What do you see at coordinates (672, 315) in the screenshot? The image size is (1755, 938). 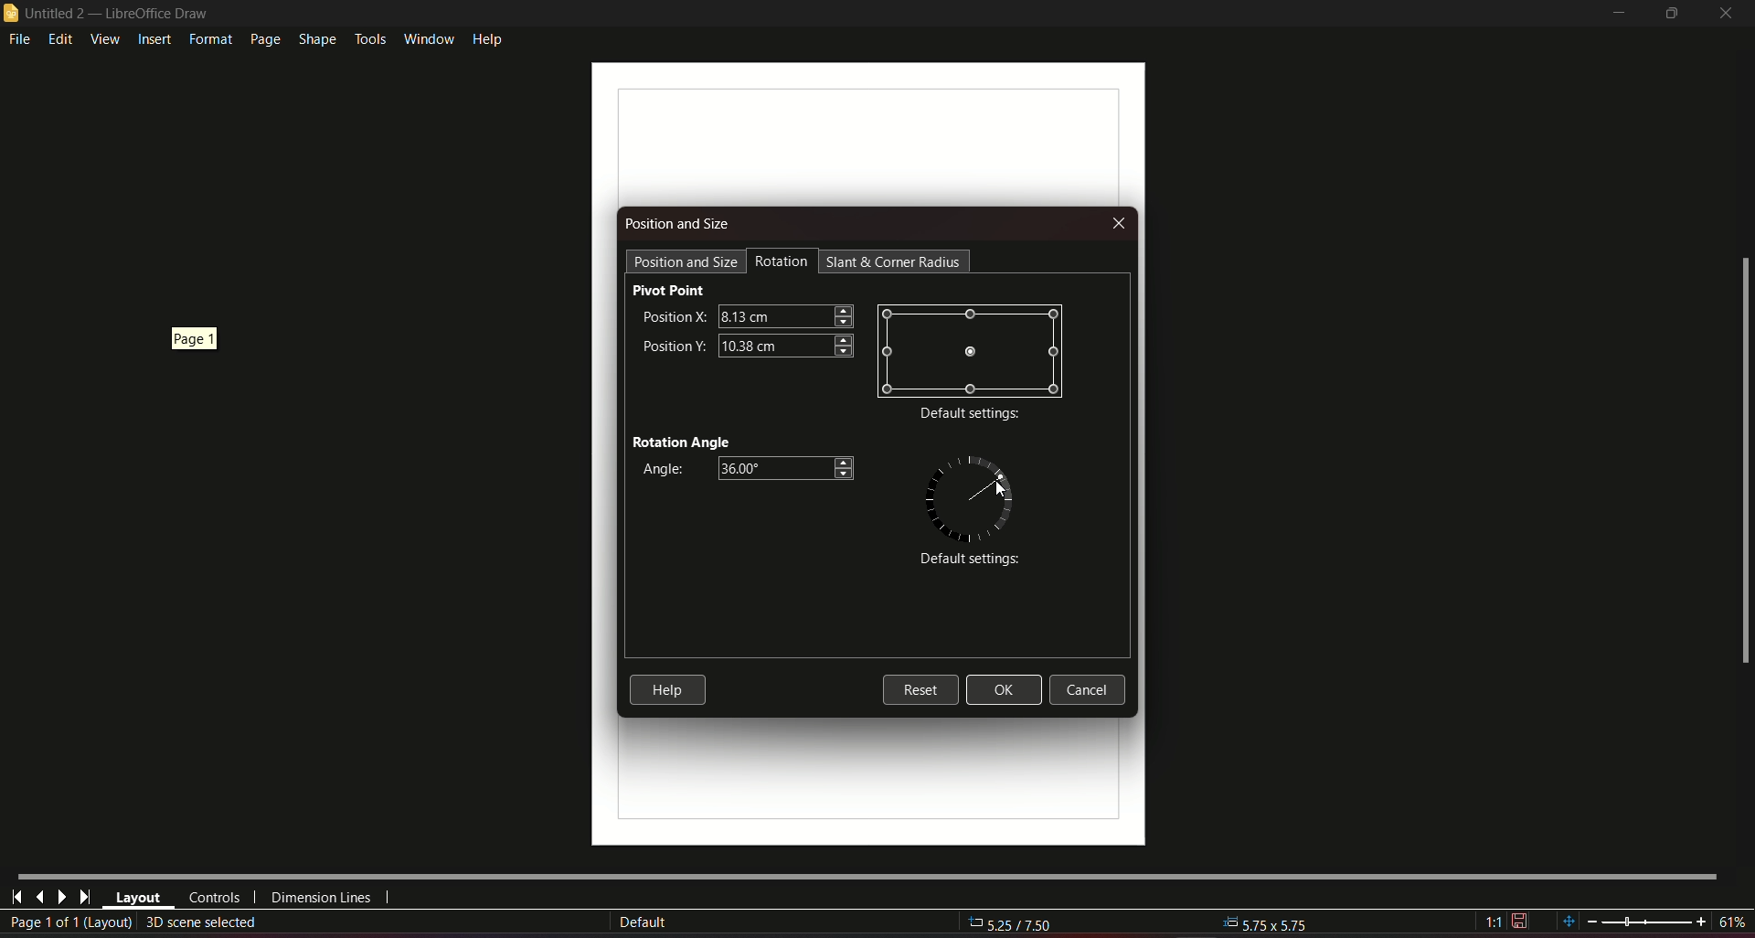 I see `Position X` at bounding box center [672, 315].